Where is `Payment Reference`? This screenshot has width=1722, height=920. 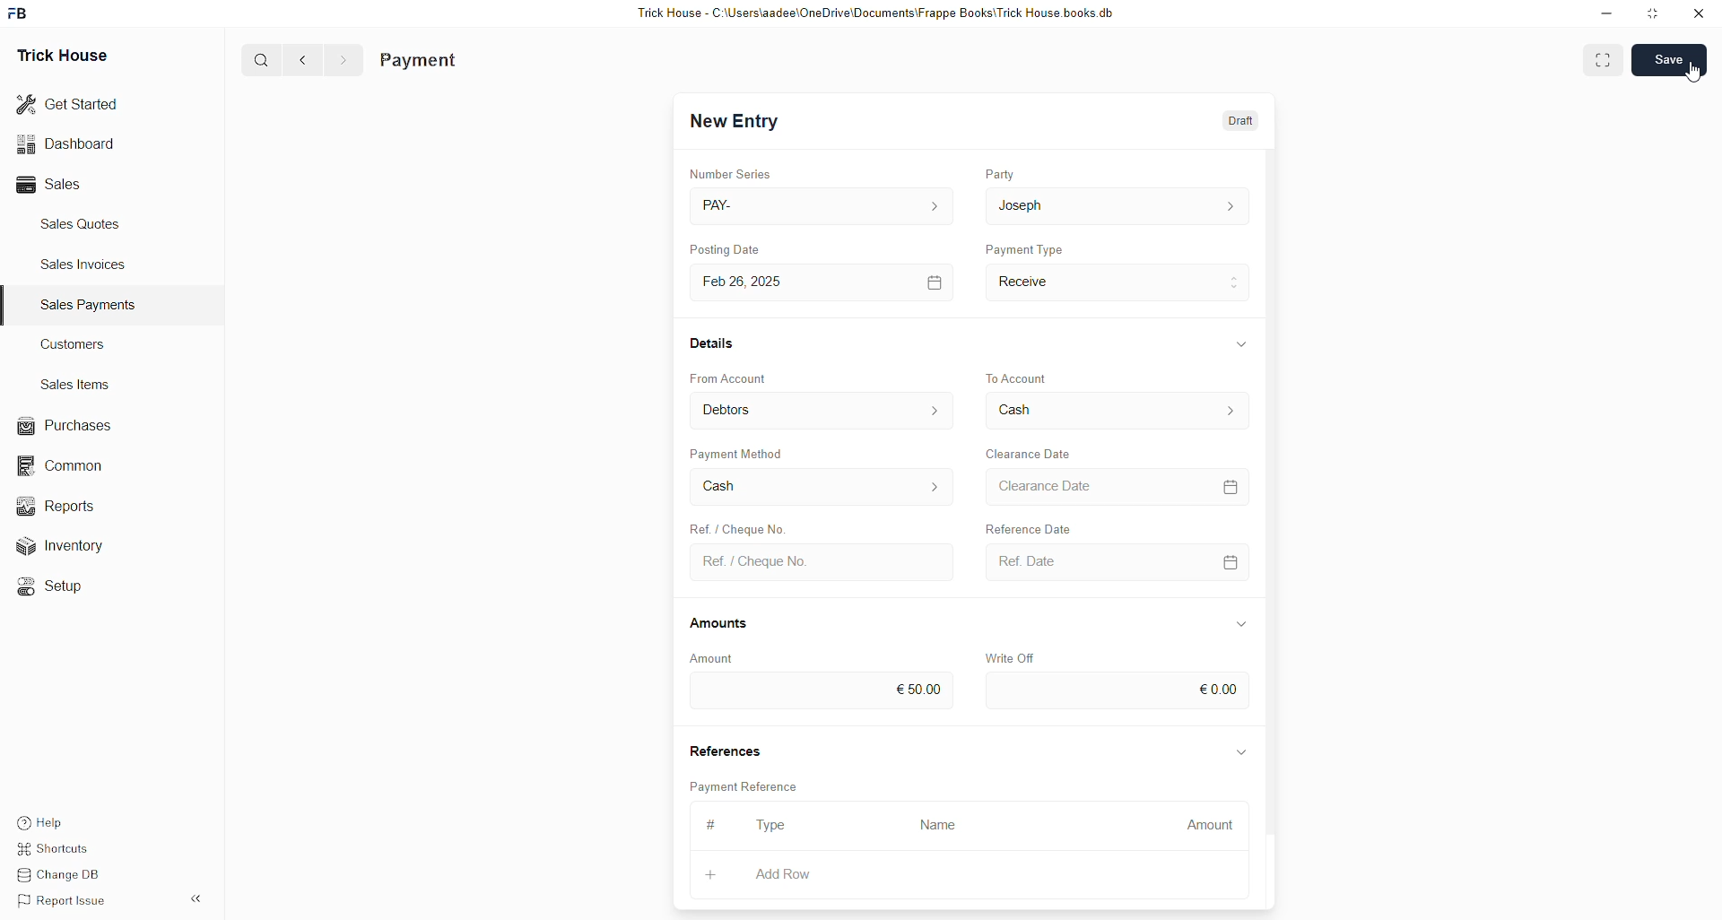 Payment Reference is located at coordinates (747, 785).